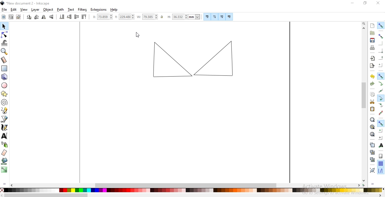 This screenshot has height=197, width=385. What do you see at coordinates (4, 60) in the screenshot?
I see `measurement tool` at bounding box center [4, 60].